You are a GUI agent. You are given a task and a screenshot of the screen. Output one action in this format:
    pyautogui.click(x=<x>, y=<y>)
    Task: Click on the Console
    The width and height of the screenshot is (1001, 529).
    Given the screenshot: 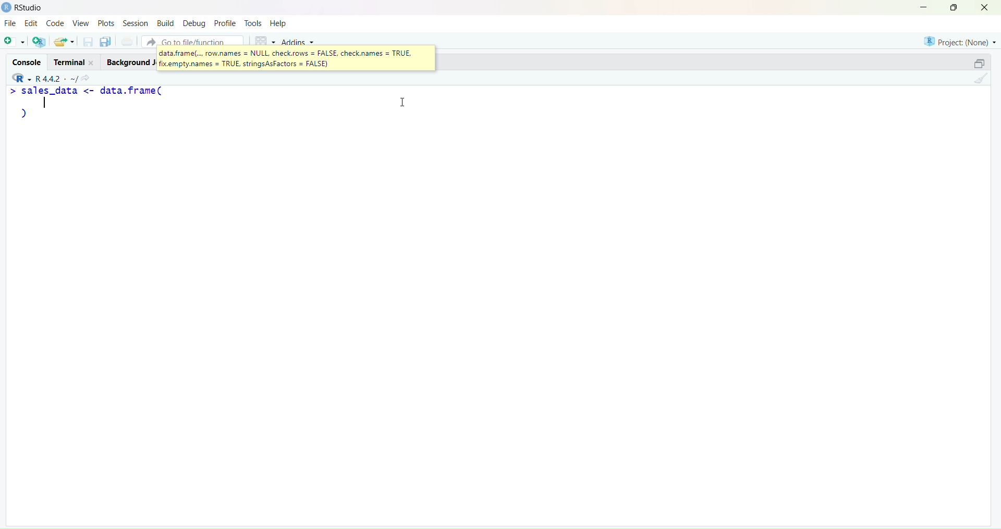 What is the action you would take?
    pyautogui.click(x=25, y=60)
    